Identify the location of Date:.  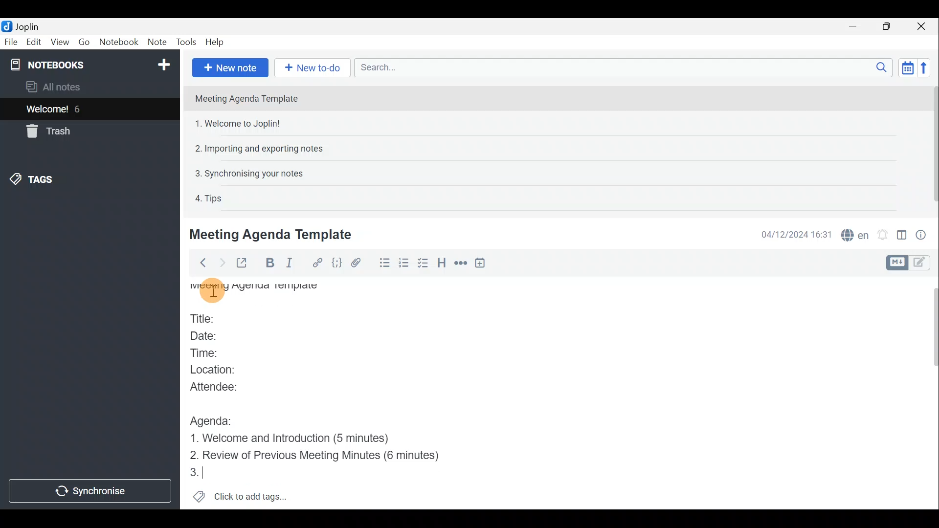
(212, 337).